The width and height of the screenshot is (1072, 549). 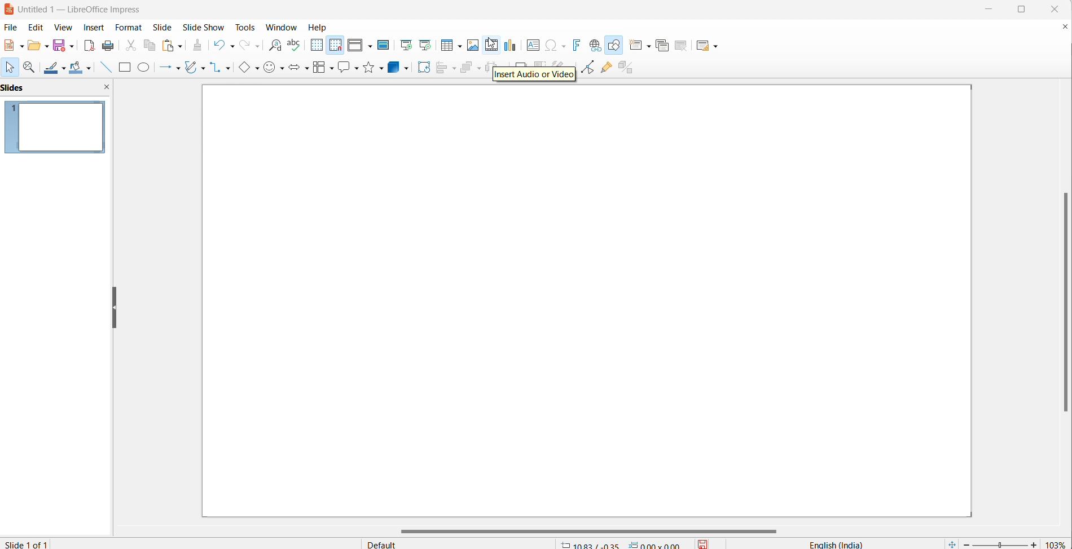 What do you see at coordinates (587, 529) in the screenshot?
I see `horizontal scroll bar` at bounding box center [587, 529].